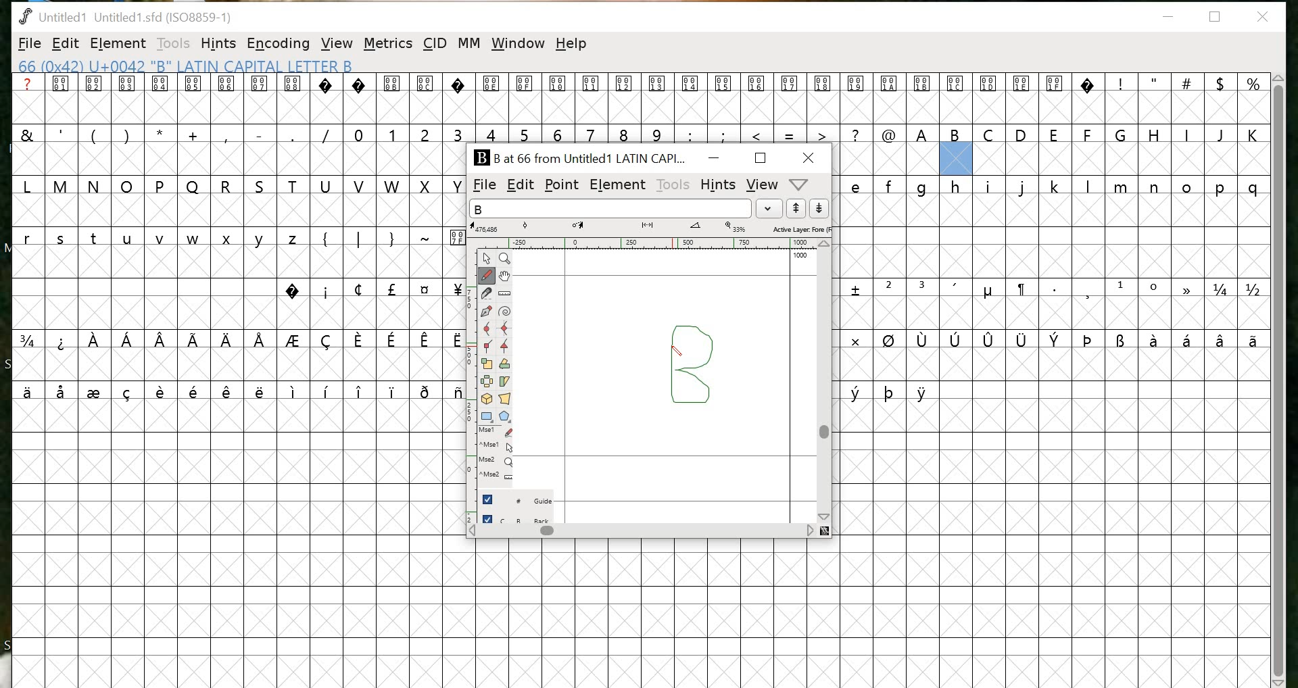 Image resolution: width=1298 pixels, height=688 pixels. I want to click on METRICS, so click(389, 43).